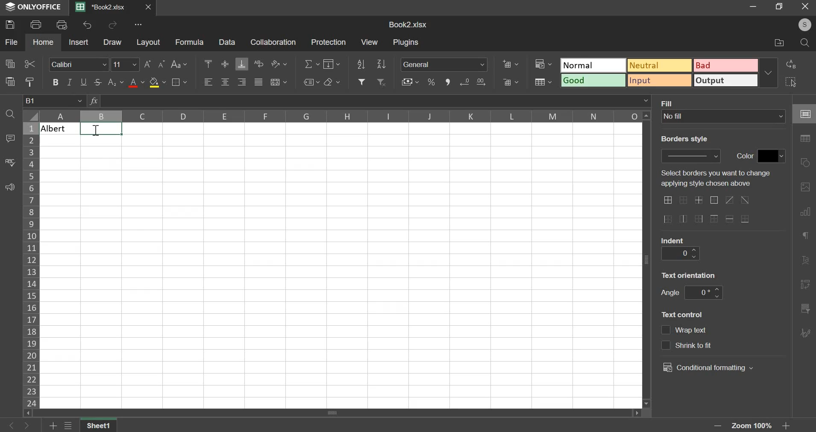 This screenshot has height=432, width=816. Describe the element at coordinates (803, 23) in the screenshot. I see `user's account` at that location.